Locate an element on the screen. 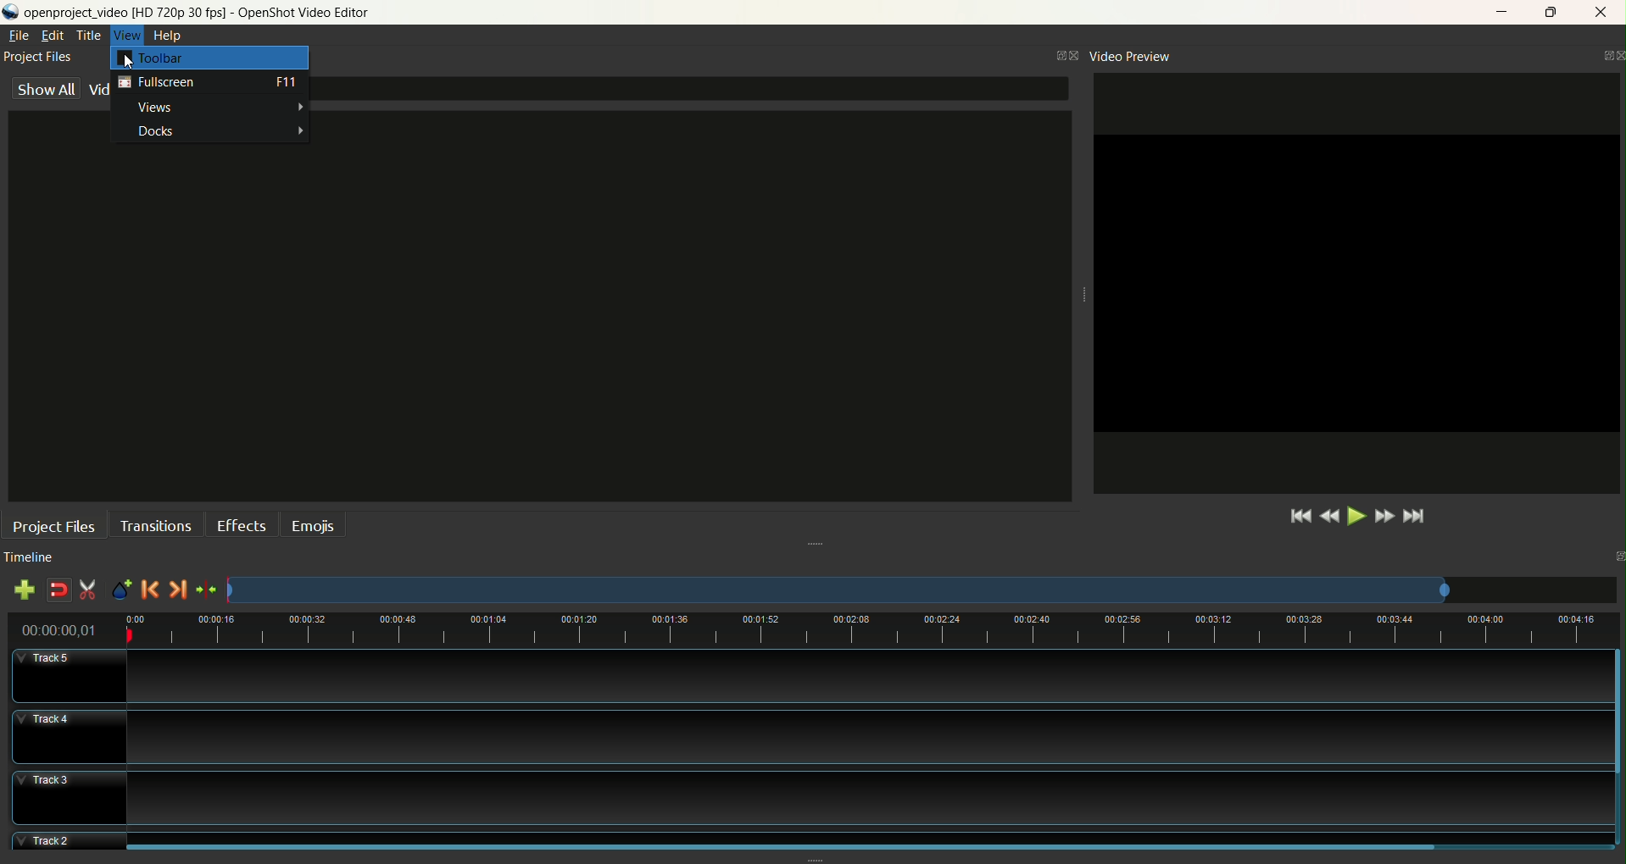 Image resolution: width=1626 pixels, height=864 pixels. effects is located at coordinates (243, 525).